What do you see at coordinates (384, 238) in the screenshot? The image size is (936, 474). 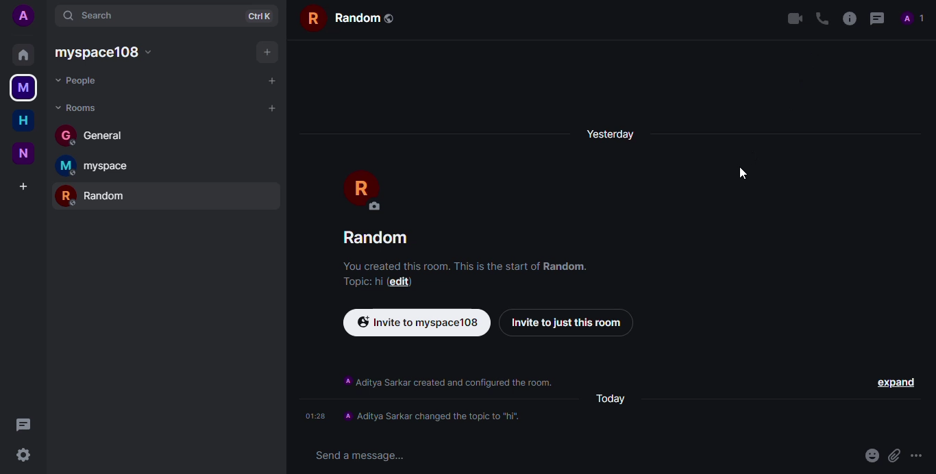 I see `random` at bounding box center [384, 238].